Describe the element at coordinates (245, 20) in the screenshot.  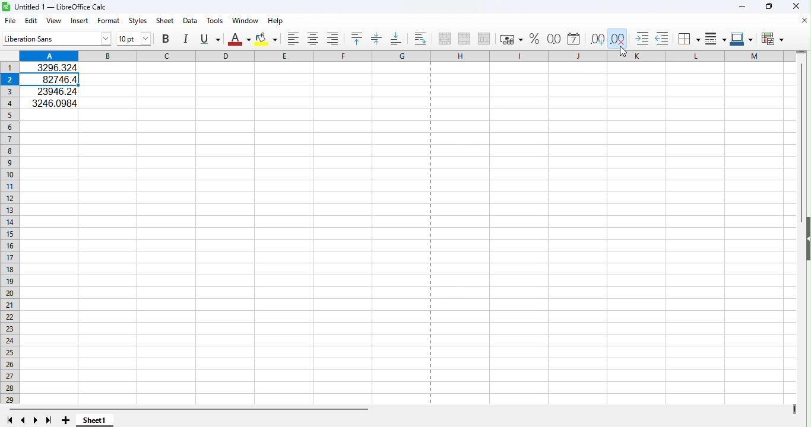
I see `Window` at that location.